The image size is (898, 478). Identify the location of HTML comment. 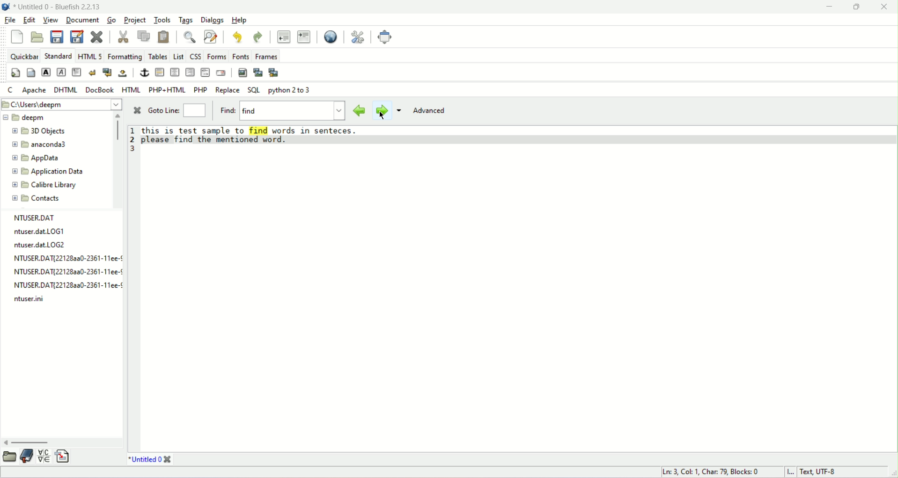
(206, 73).